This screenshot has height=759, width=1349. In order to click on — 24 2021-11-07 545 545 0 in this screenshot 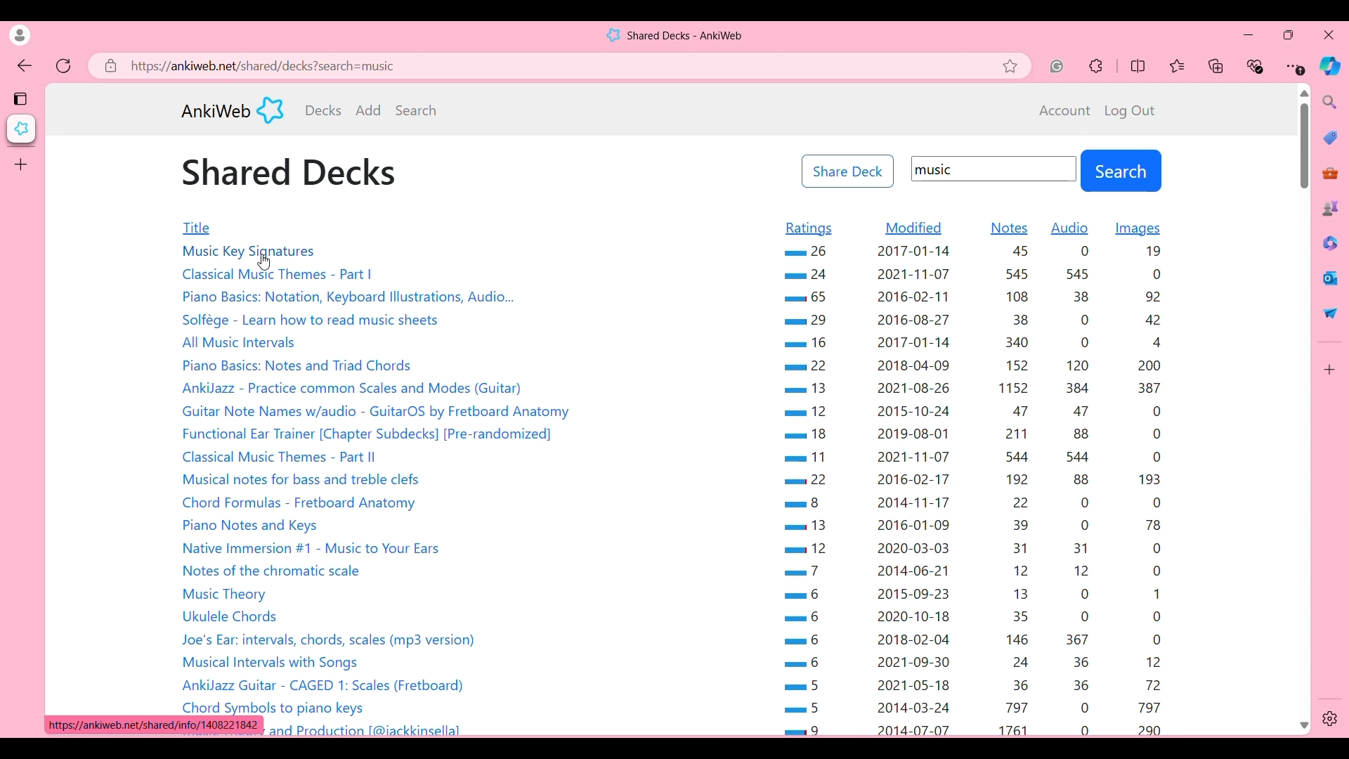, I will do `click(978, 275)`.